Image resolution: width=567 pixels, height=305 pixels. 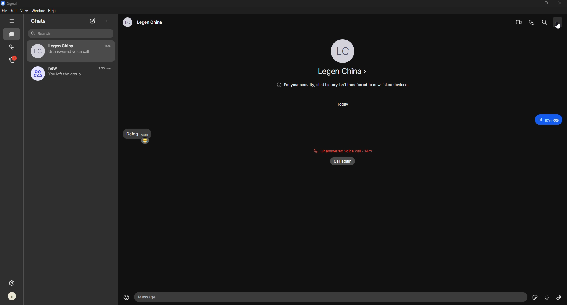 I want to click on © For your security, chat history isn't transferred to new linked devices., so click(x=340, y=86).